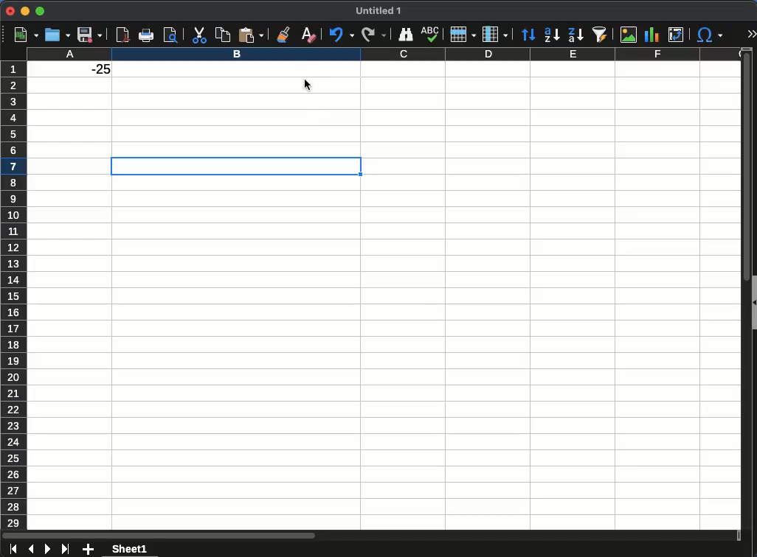  Describe the element at coordinates (66, 549) in the screenshot. I see `last sheet` at that location.